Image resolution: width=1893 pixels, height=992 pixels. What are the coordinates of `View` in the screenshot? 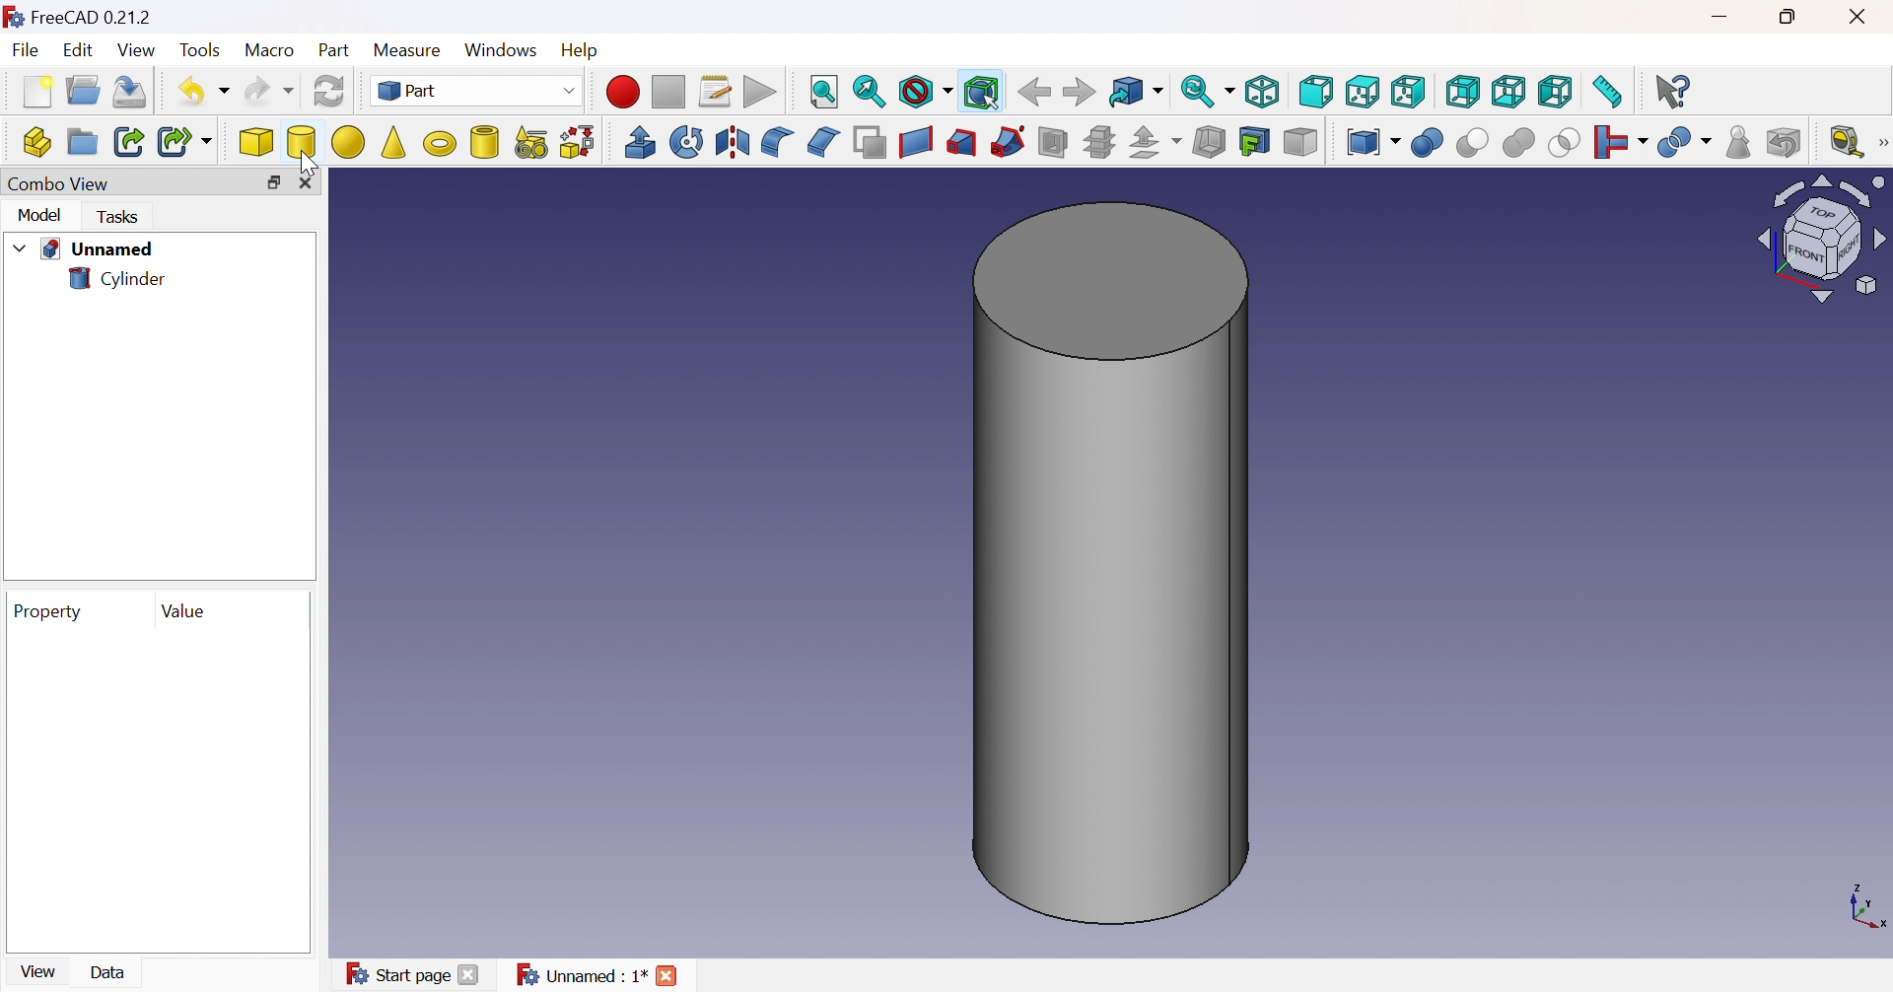 It's located at (42, 969).